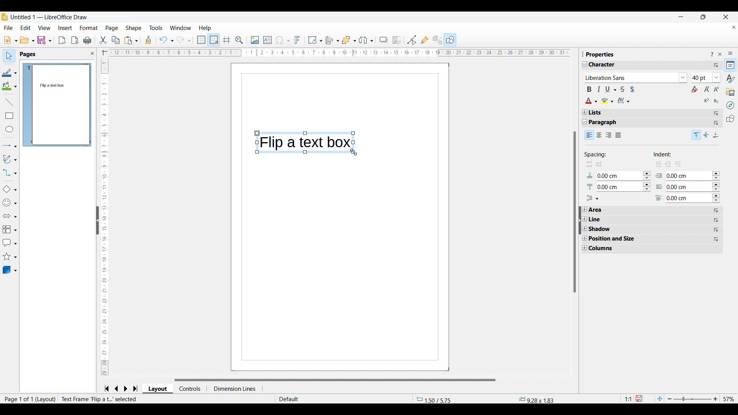 The height and width of the screenshot is (415, 738). Describe the element at coordinates (681, 17) in the screenshot. I see `Minimize` at that location.